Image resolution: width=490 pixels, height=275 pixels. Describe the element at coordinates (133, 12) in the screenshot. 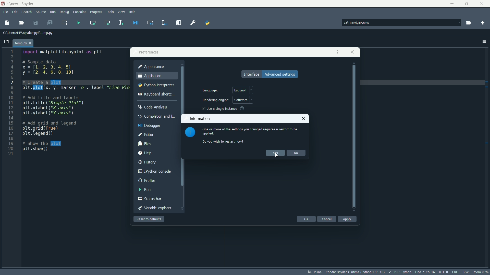

I see `help` at that location.